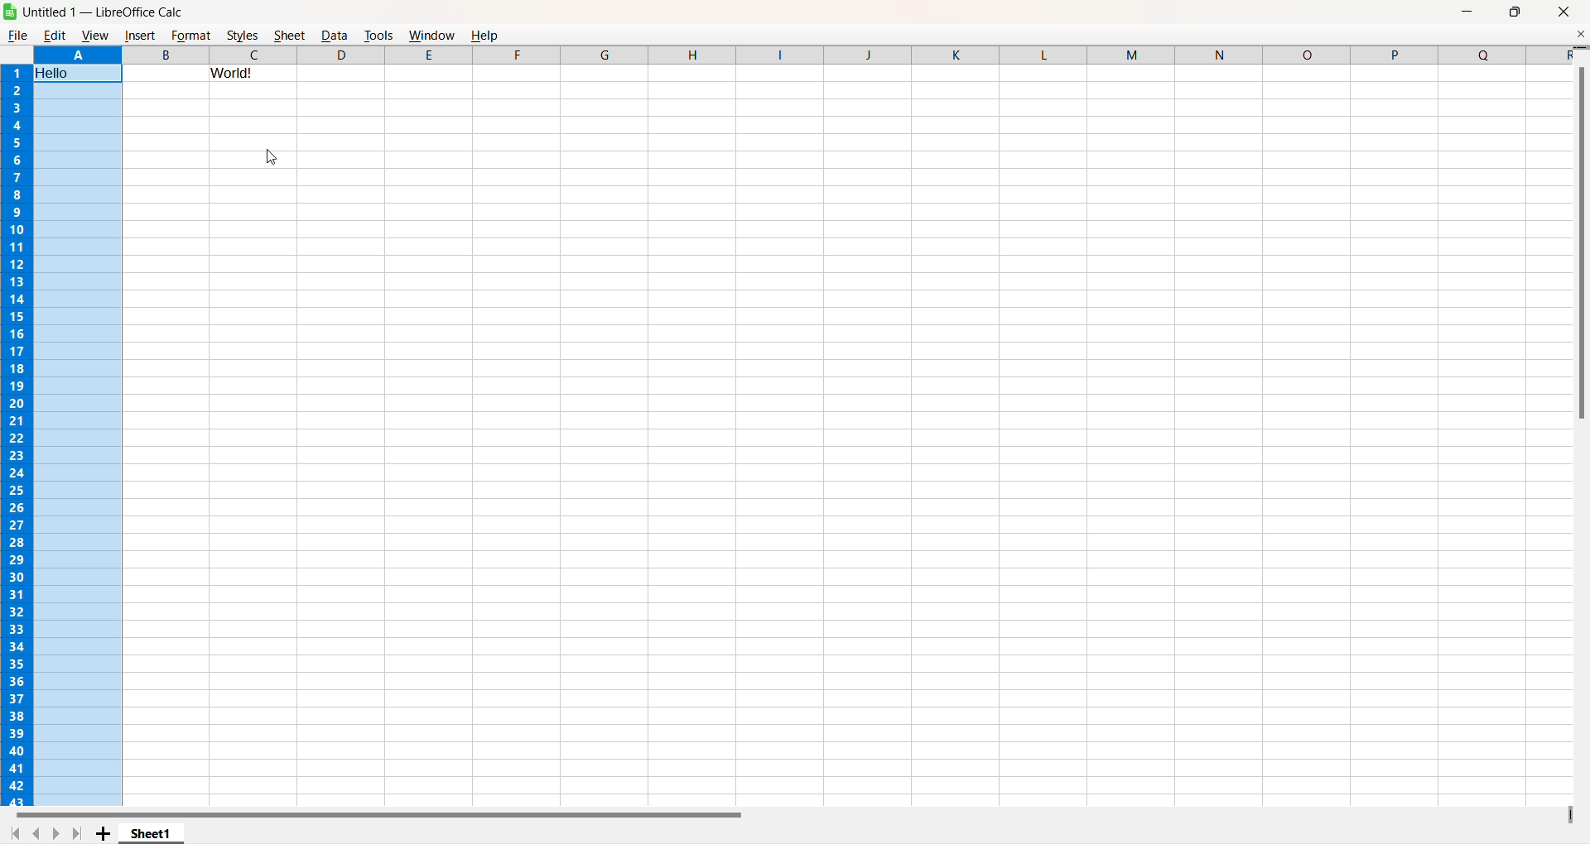  I want to click on Previous Slide, so click(36, 832).